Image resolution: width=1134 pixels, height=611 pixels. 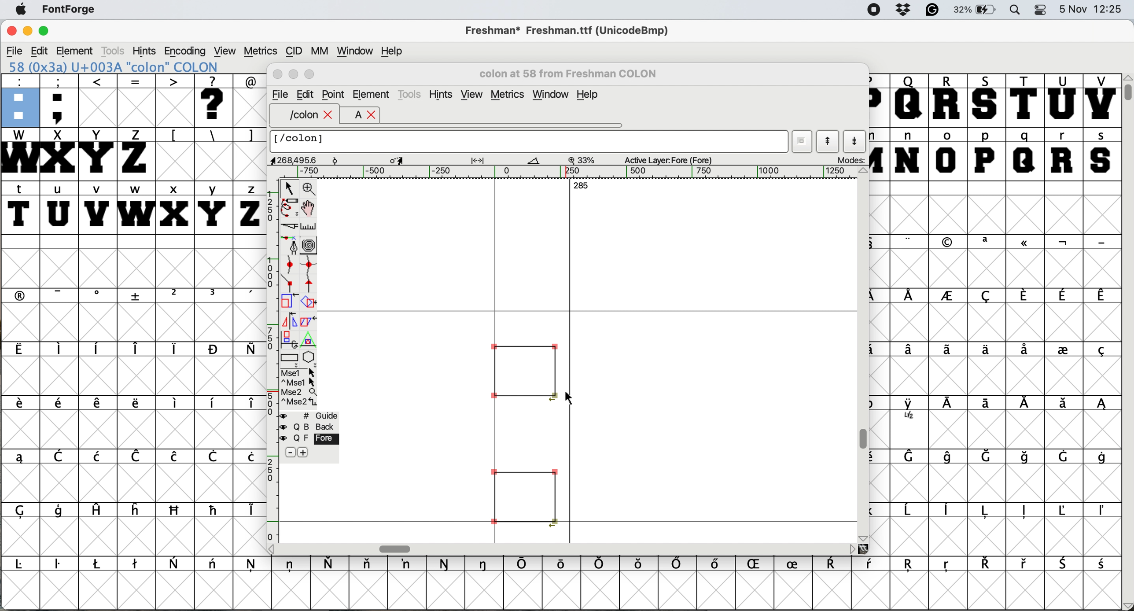 I want to click on symbol, so click(x=138, y=349).